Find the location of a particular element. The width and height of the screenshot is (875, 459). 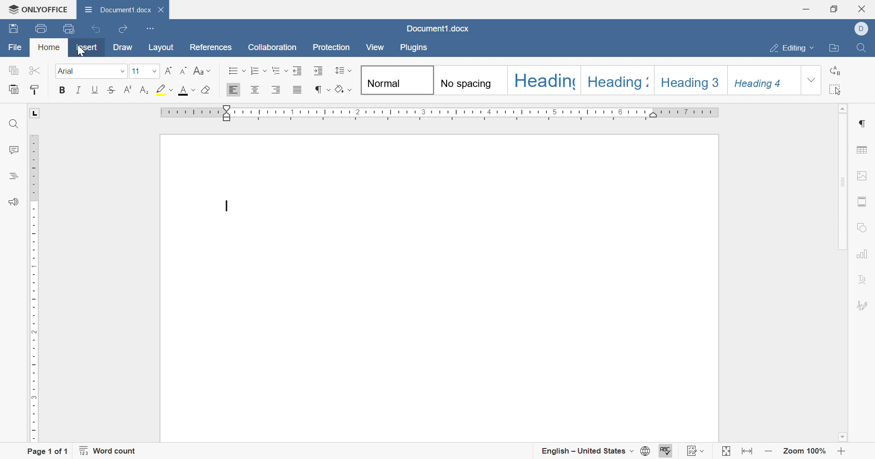

Paragraph settings is located at coordinates (865, 124).